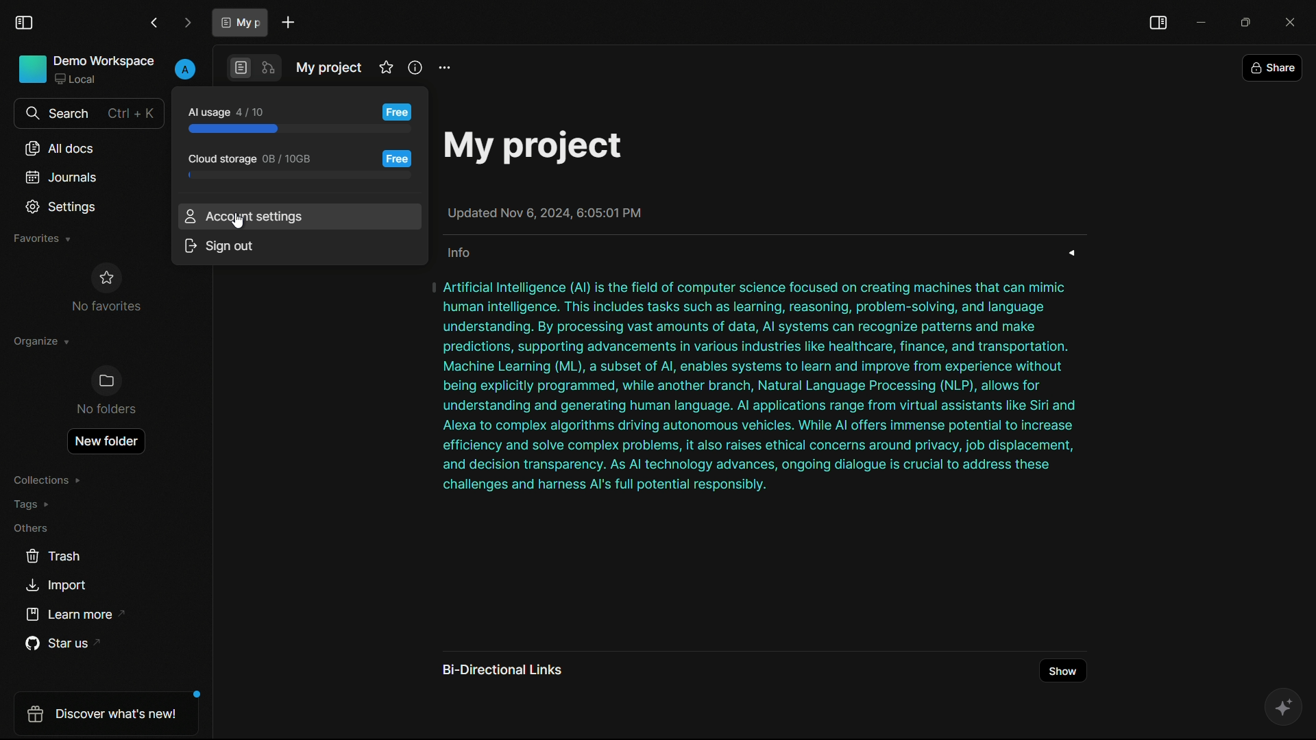 The height and width of the screenshot is (740, 1316). Describe the element at coordinates (241, 215) in the screenshot. I see `account settings` at that location.